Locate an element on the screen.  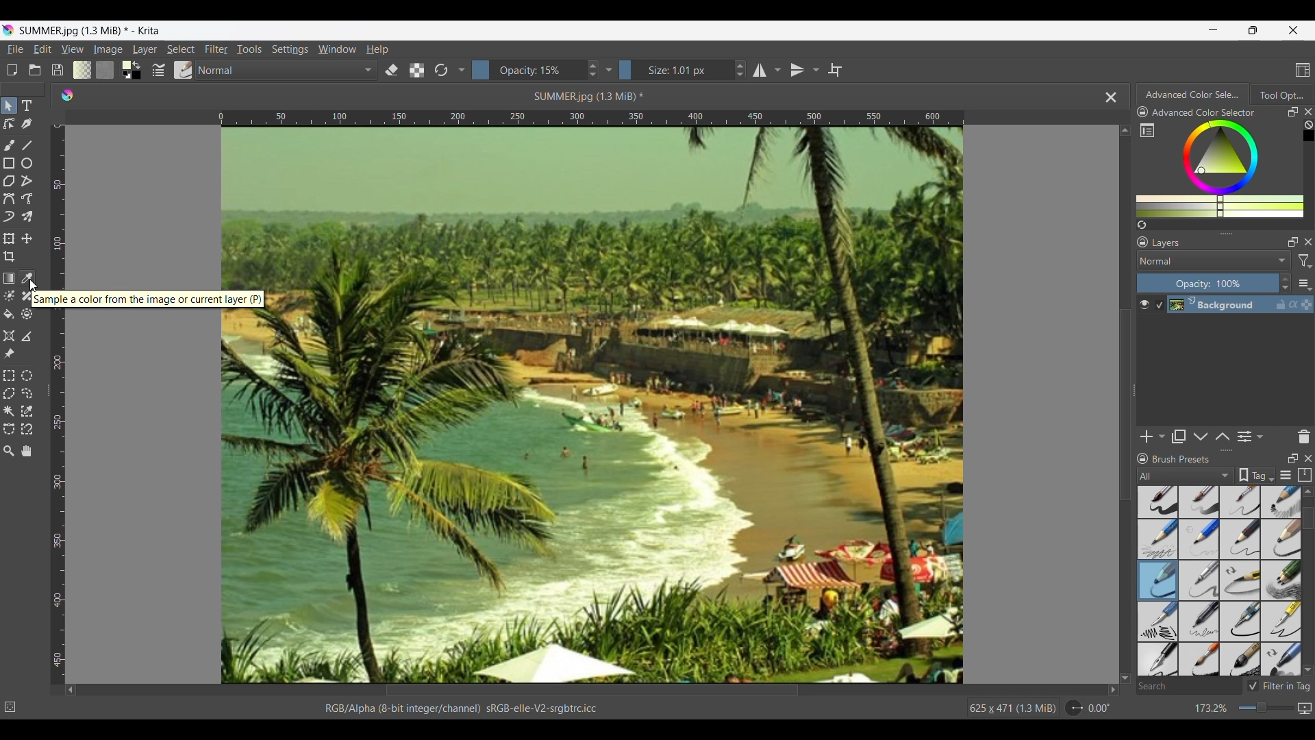
Vertical slide bar for brush is located at coordinates (1308, 519).